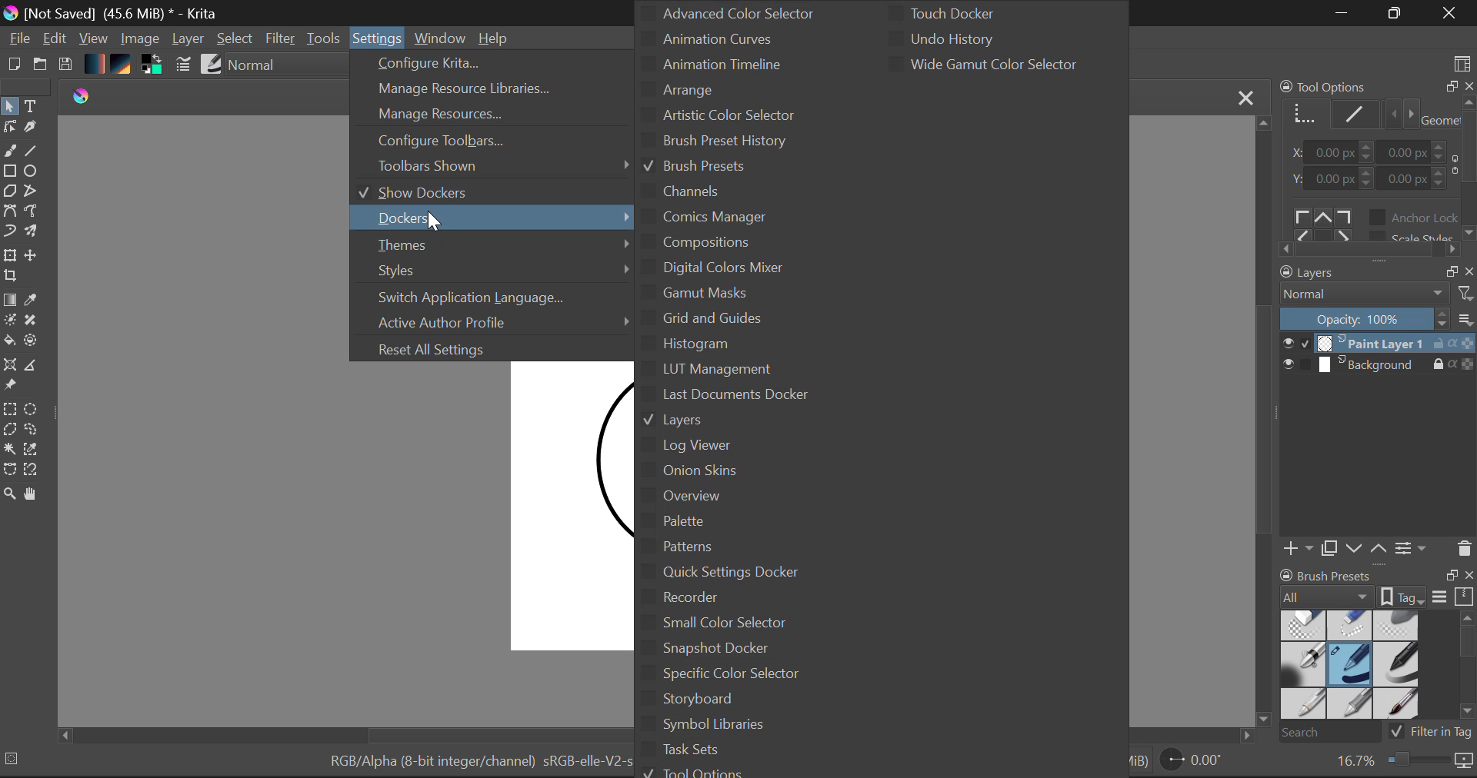  Describe the element at coordinates (1377, 587) in the screenshot. I see `Brush Presets Docket Tab` at that location.